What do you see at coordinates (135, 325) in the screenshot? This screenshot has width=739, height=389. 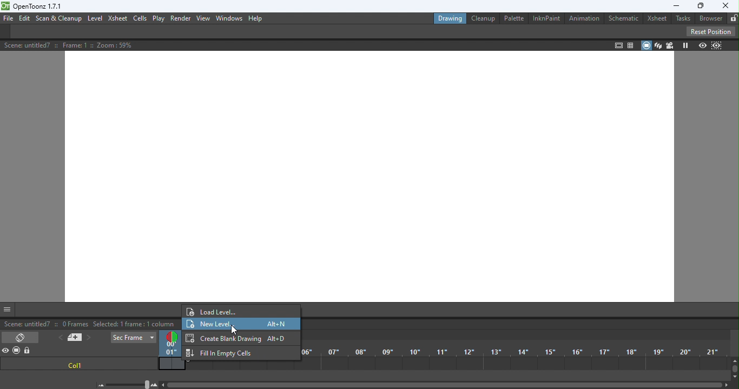 I see `selected: 1 frame: a column` at bounding box center [135, 325].